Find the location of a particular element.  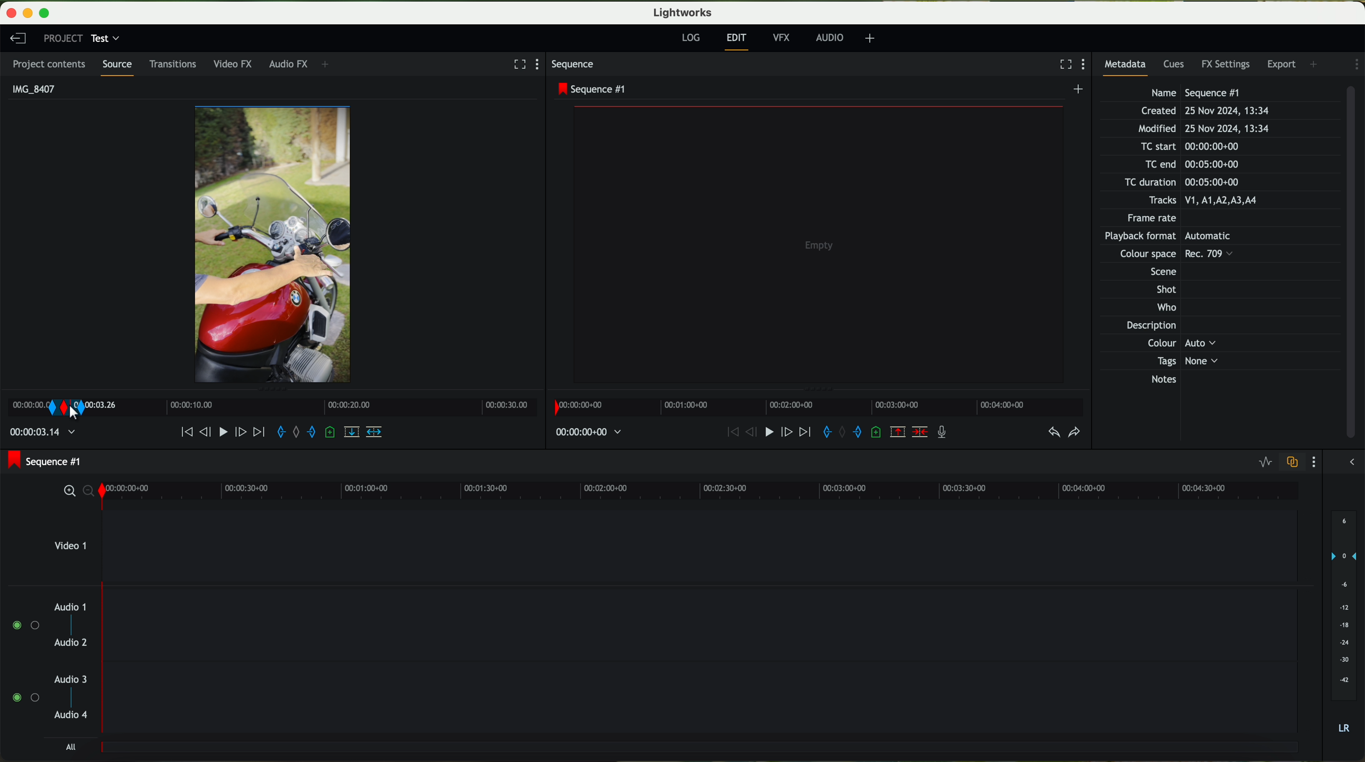

video preview is located at coordinates (819, 243).